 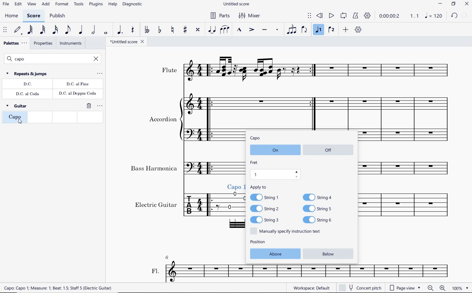 I want to click on rest, so click(x=133, y=31).